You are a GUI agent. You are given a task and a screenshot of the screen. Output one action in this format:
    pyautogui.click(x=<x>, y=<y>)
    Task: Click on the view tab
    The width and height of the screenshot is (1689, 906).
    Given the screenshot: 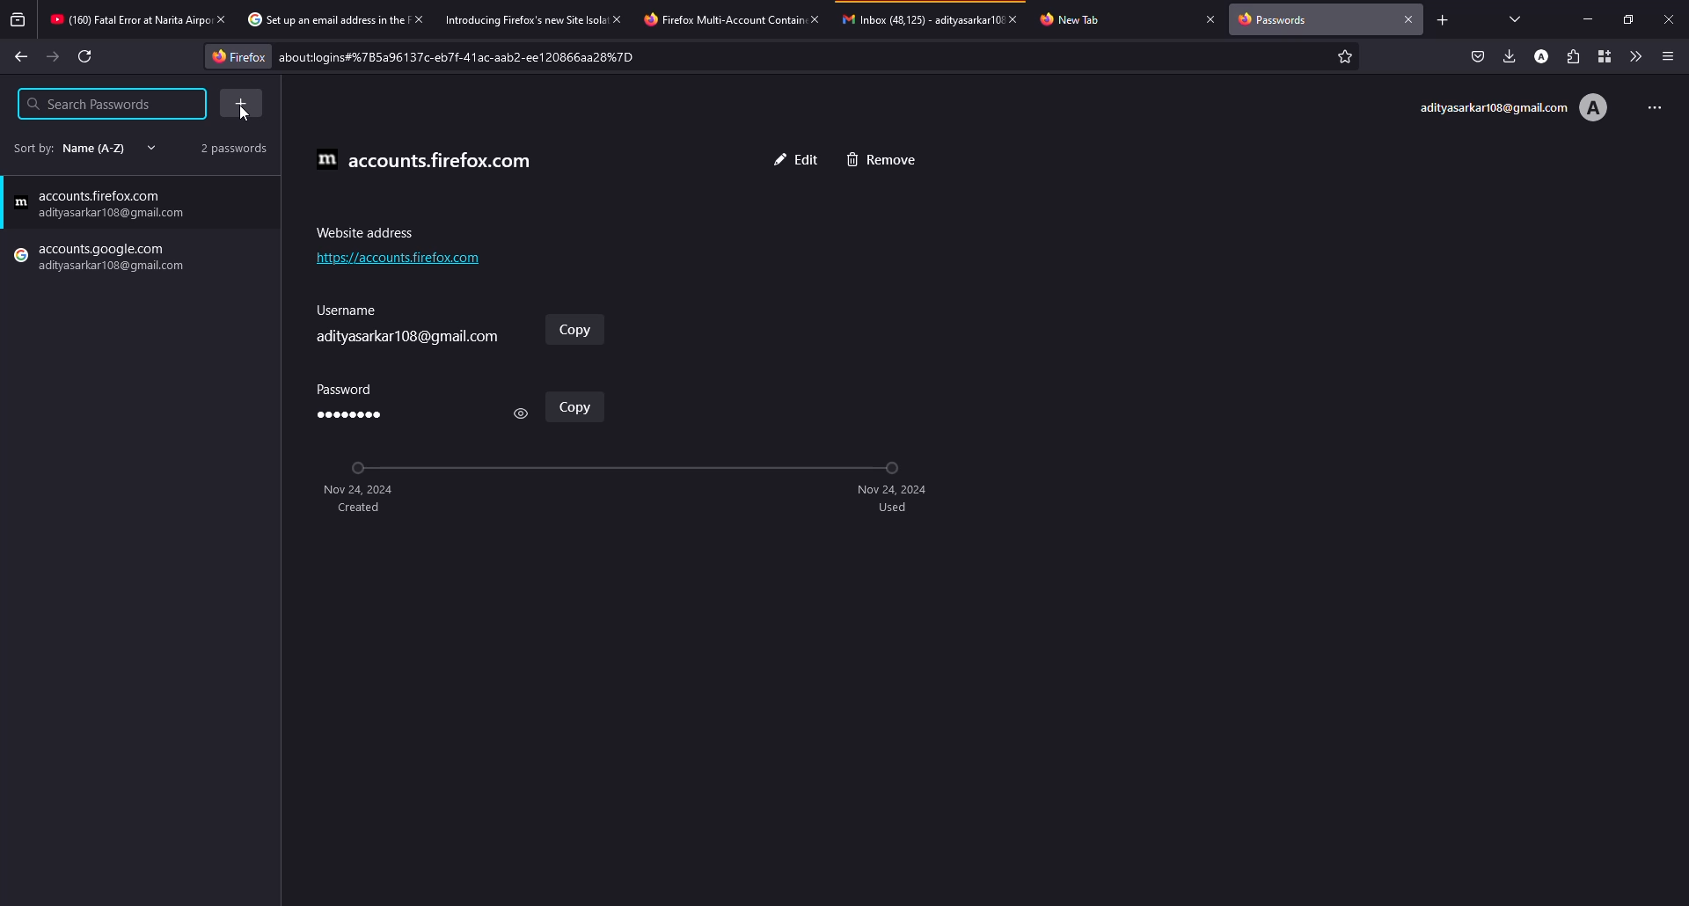 What is the action you would take?
    pyautogui.click(x=1516, y=18)
    